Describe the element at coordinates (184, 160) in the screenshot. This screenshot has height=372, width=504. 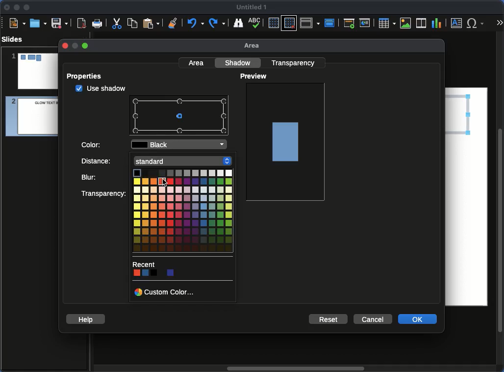
I see `Standard` at that location.